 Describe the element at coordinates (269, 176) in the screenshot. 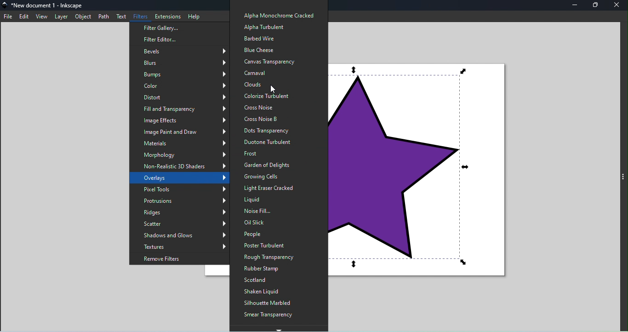

I see `Growing cells` at that location.